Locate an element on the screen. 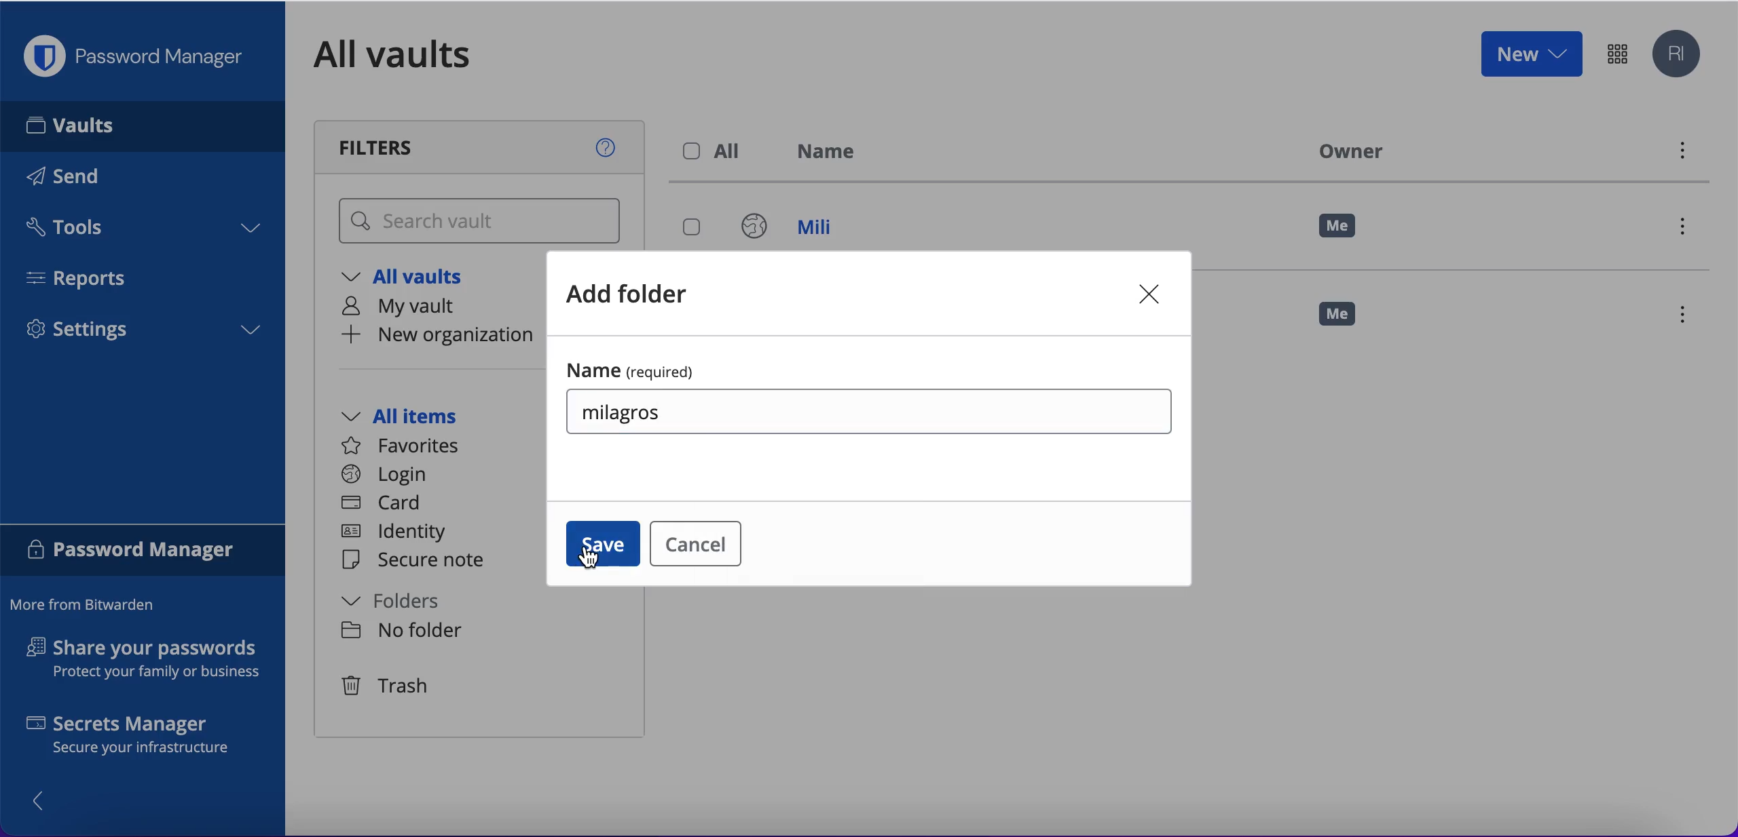 Image resolution: width=1738 pixels, height=837 pixels. no folder is located at coordinates (402, 631).